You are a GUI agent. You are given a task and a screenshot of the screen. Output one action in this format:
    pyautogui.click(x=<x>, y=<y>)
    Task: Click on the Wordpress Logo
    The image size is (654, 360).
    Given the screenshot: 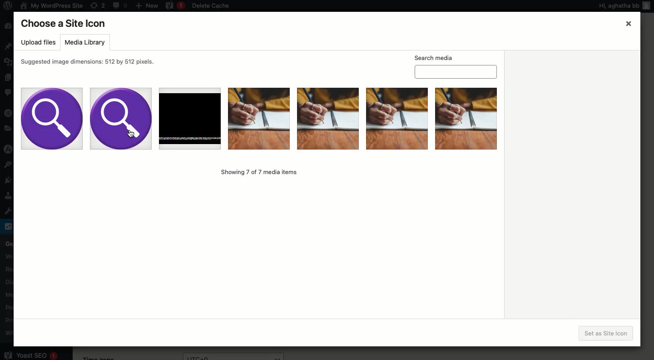 What is the action you would take?
    pyautogui.click(x=7, y=6)
    